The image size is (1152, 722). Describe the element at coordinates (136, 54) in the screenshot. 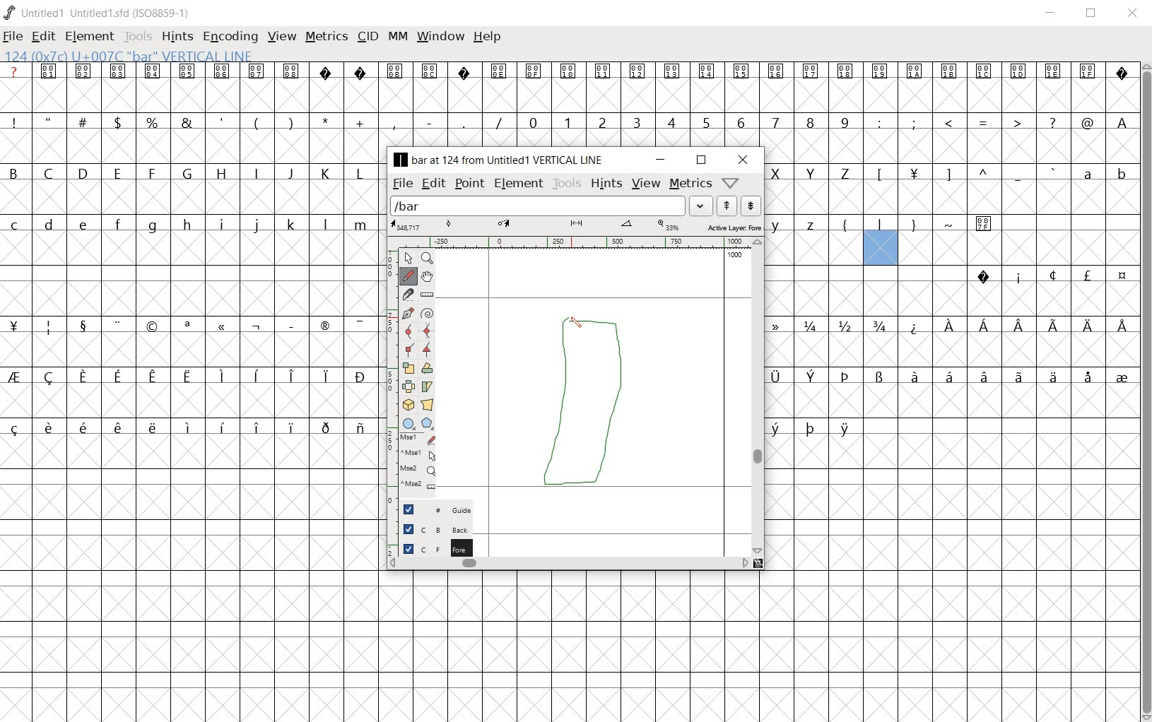

I see `124(0*7c)U+007c"bar"Vertical Line` at that location.